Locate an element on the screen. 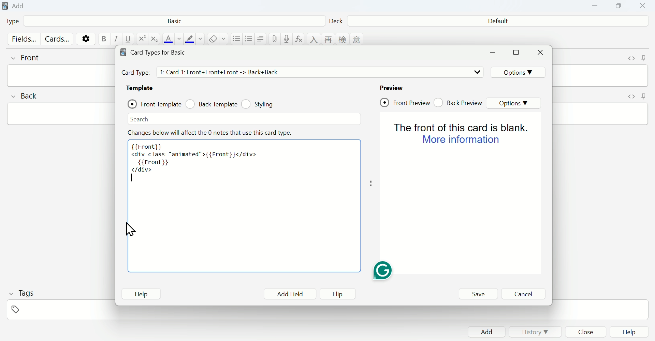  Code area is located at coordinates (244, 206).